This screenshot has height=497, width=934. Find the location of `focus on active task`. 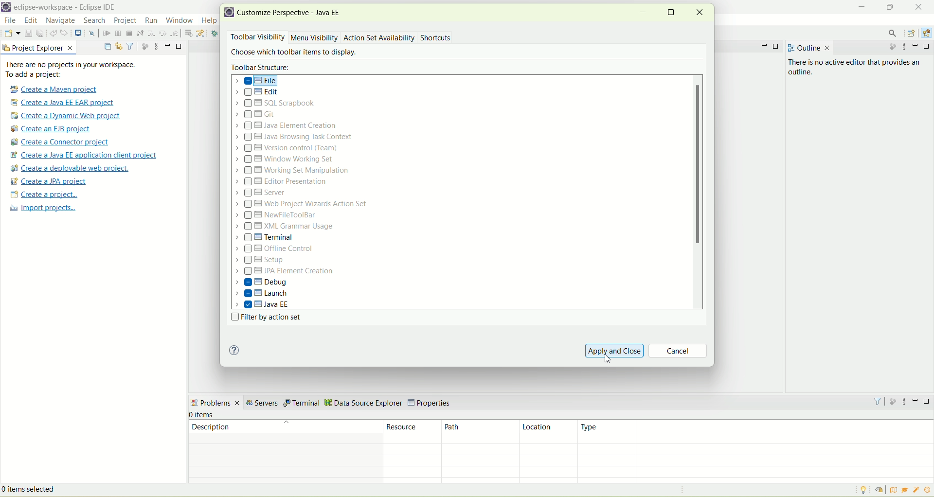

focus on active task is located at coordinates (892, 49).